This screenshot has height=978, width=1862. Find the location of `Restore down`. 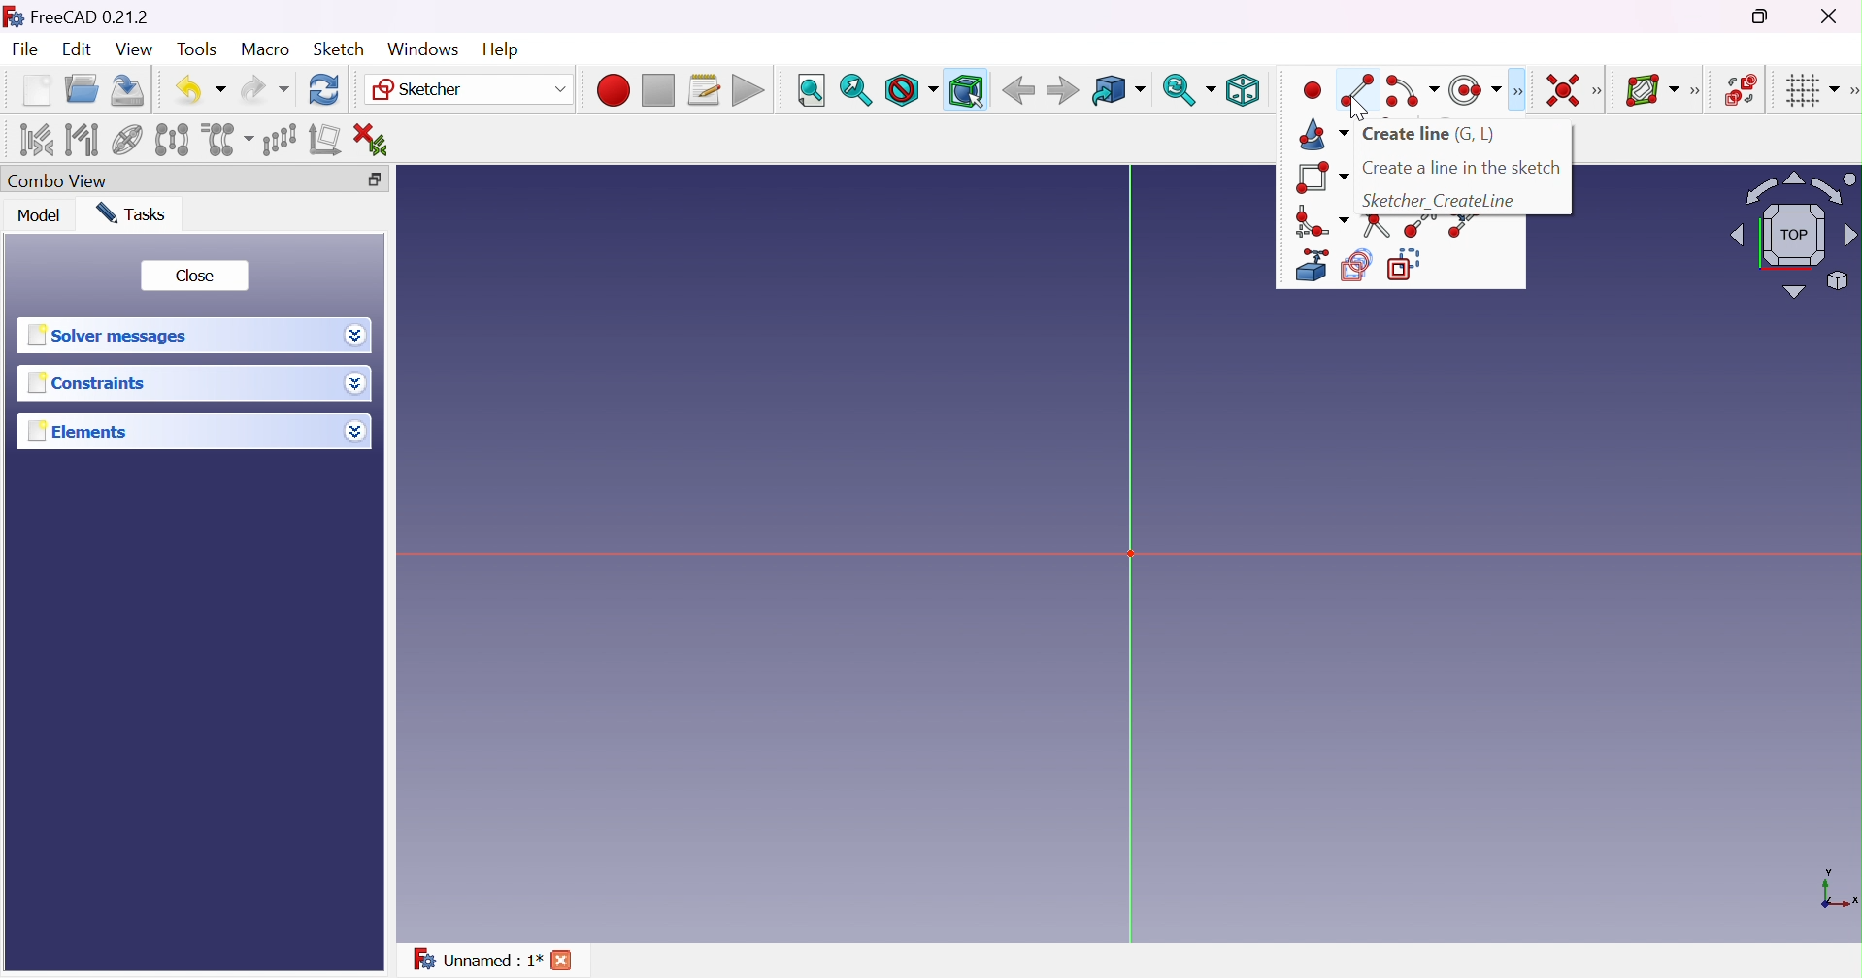

Restore down is located at coordinates (377, 178).